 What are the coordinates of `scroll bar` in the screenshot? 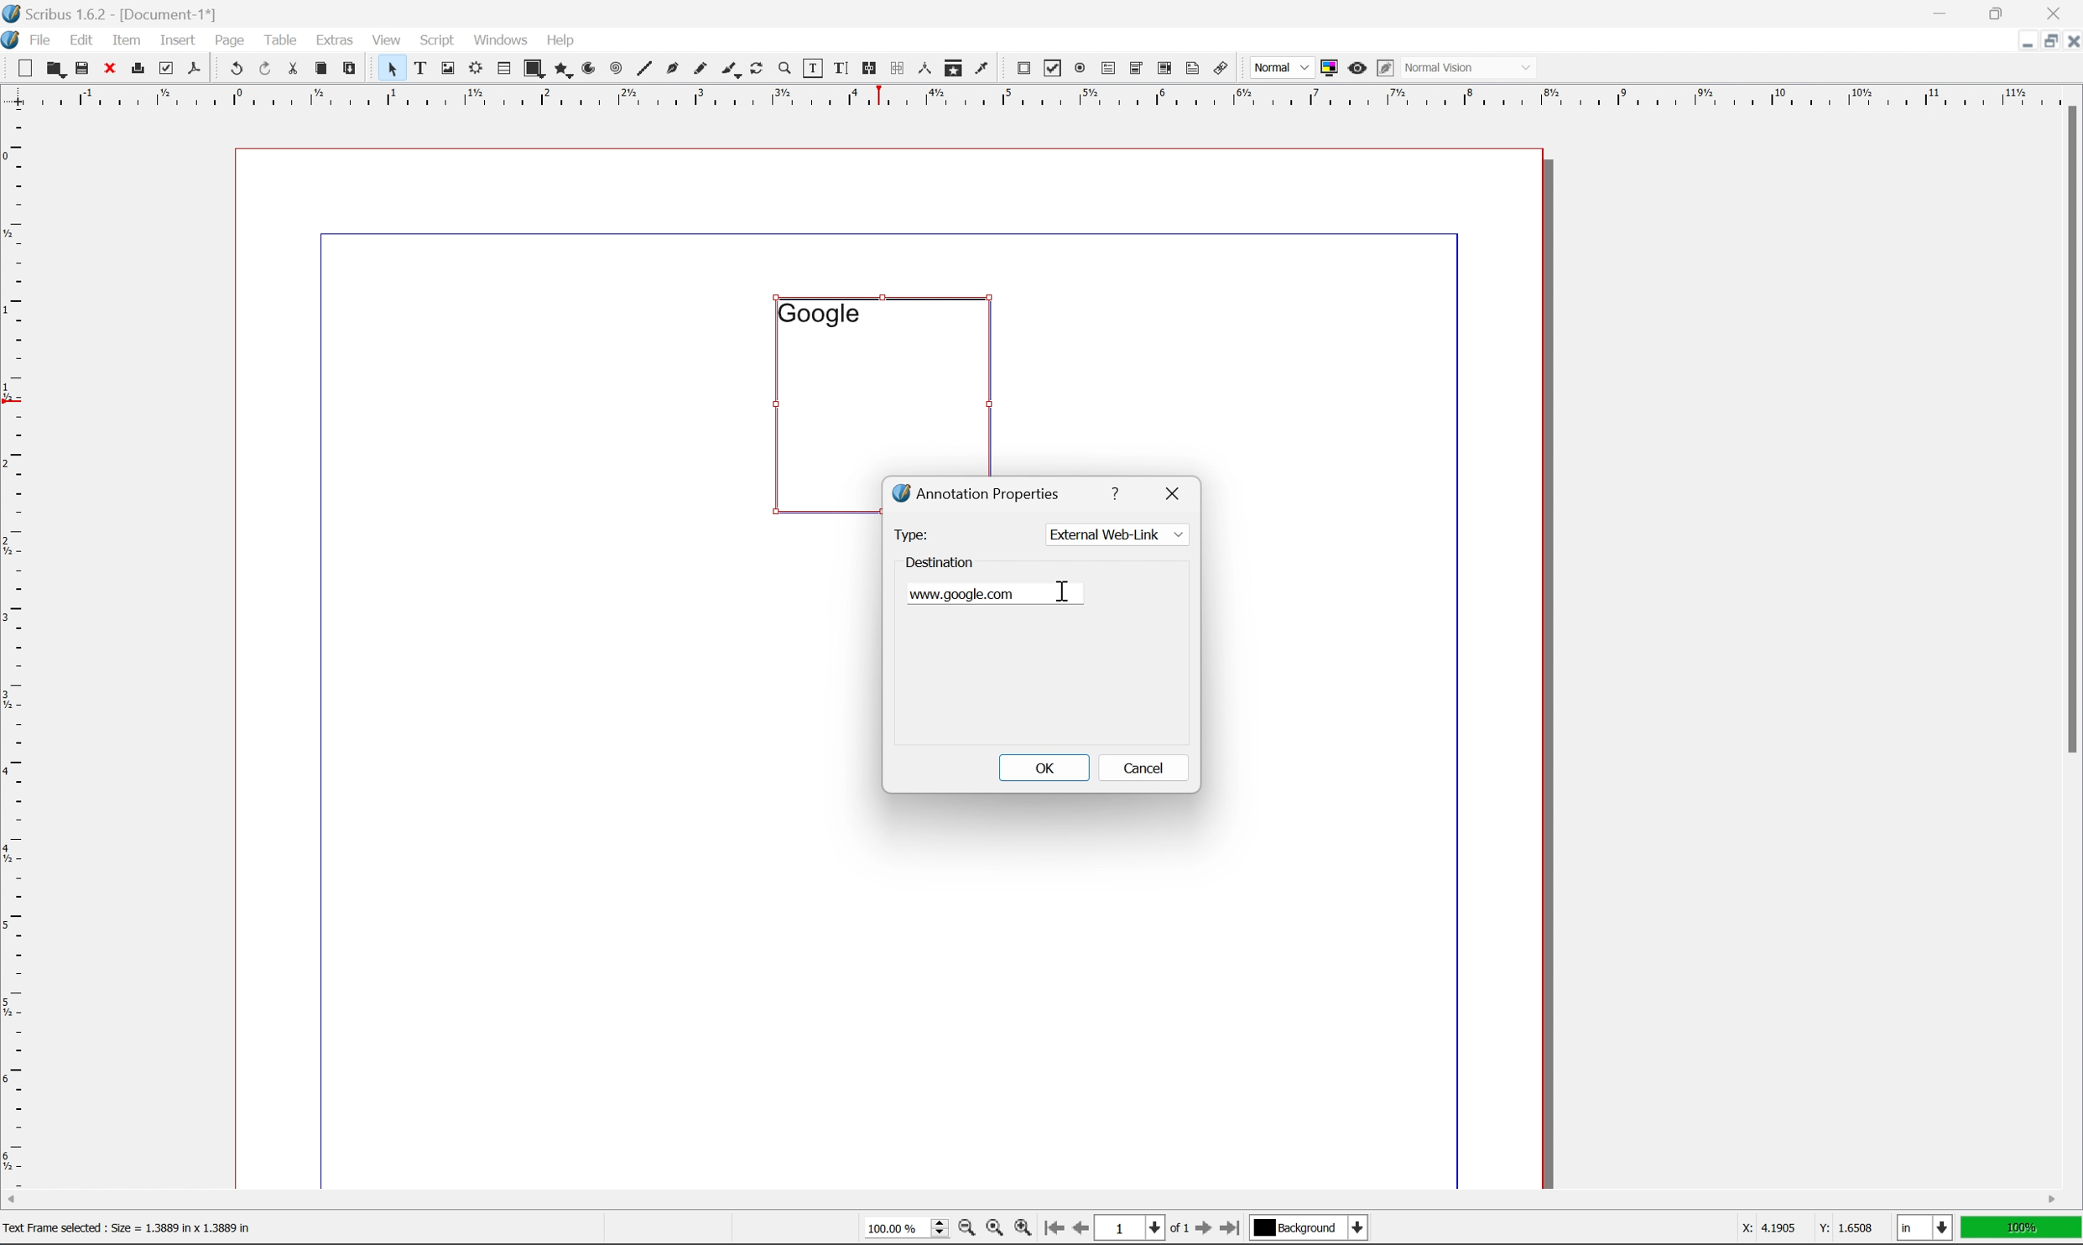 It's located at (1031, 1199).